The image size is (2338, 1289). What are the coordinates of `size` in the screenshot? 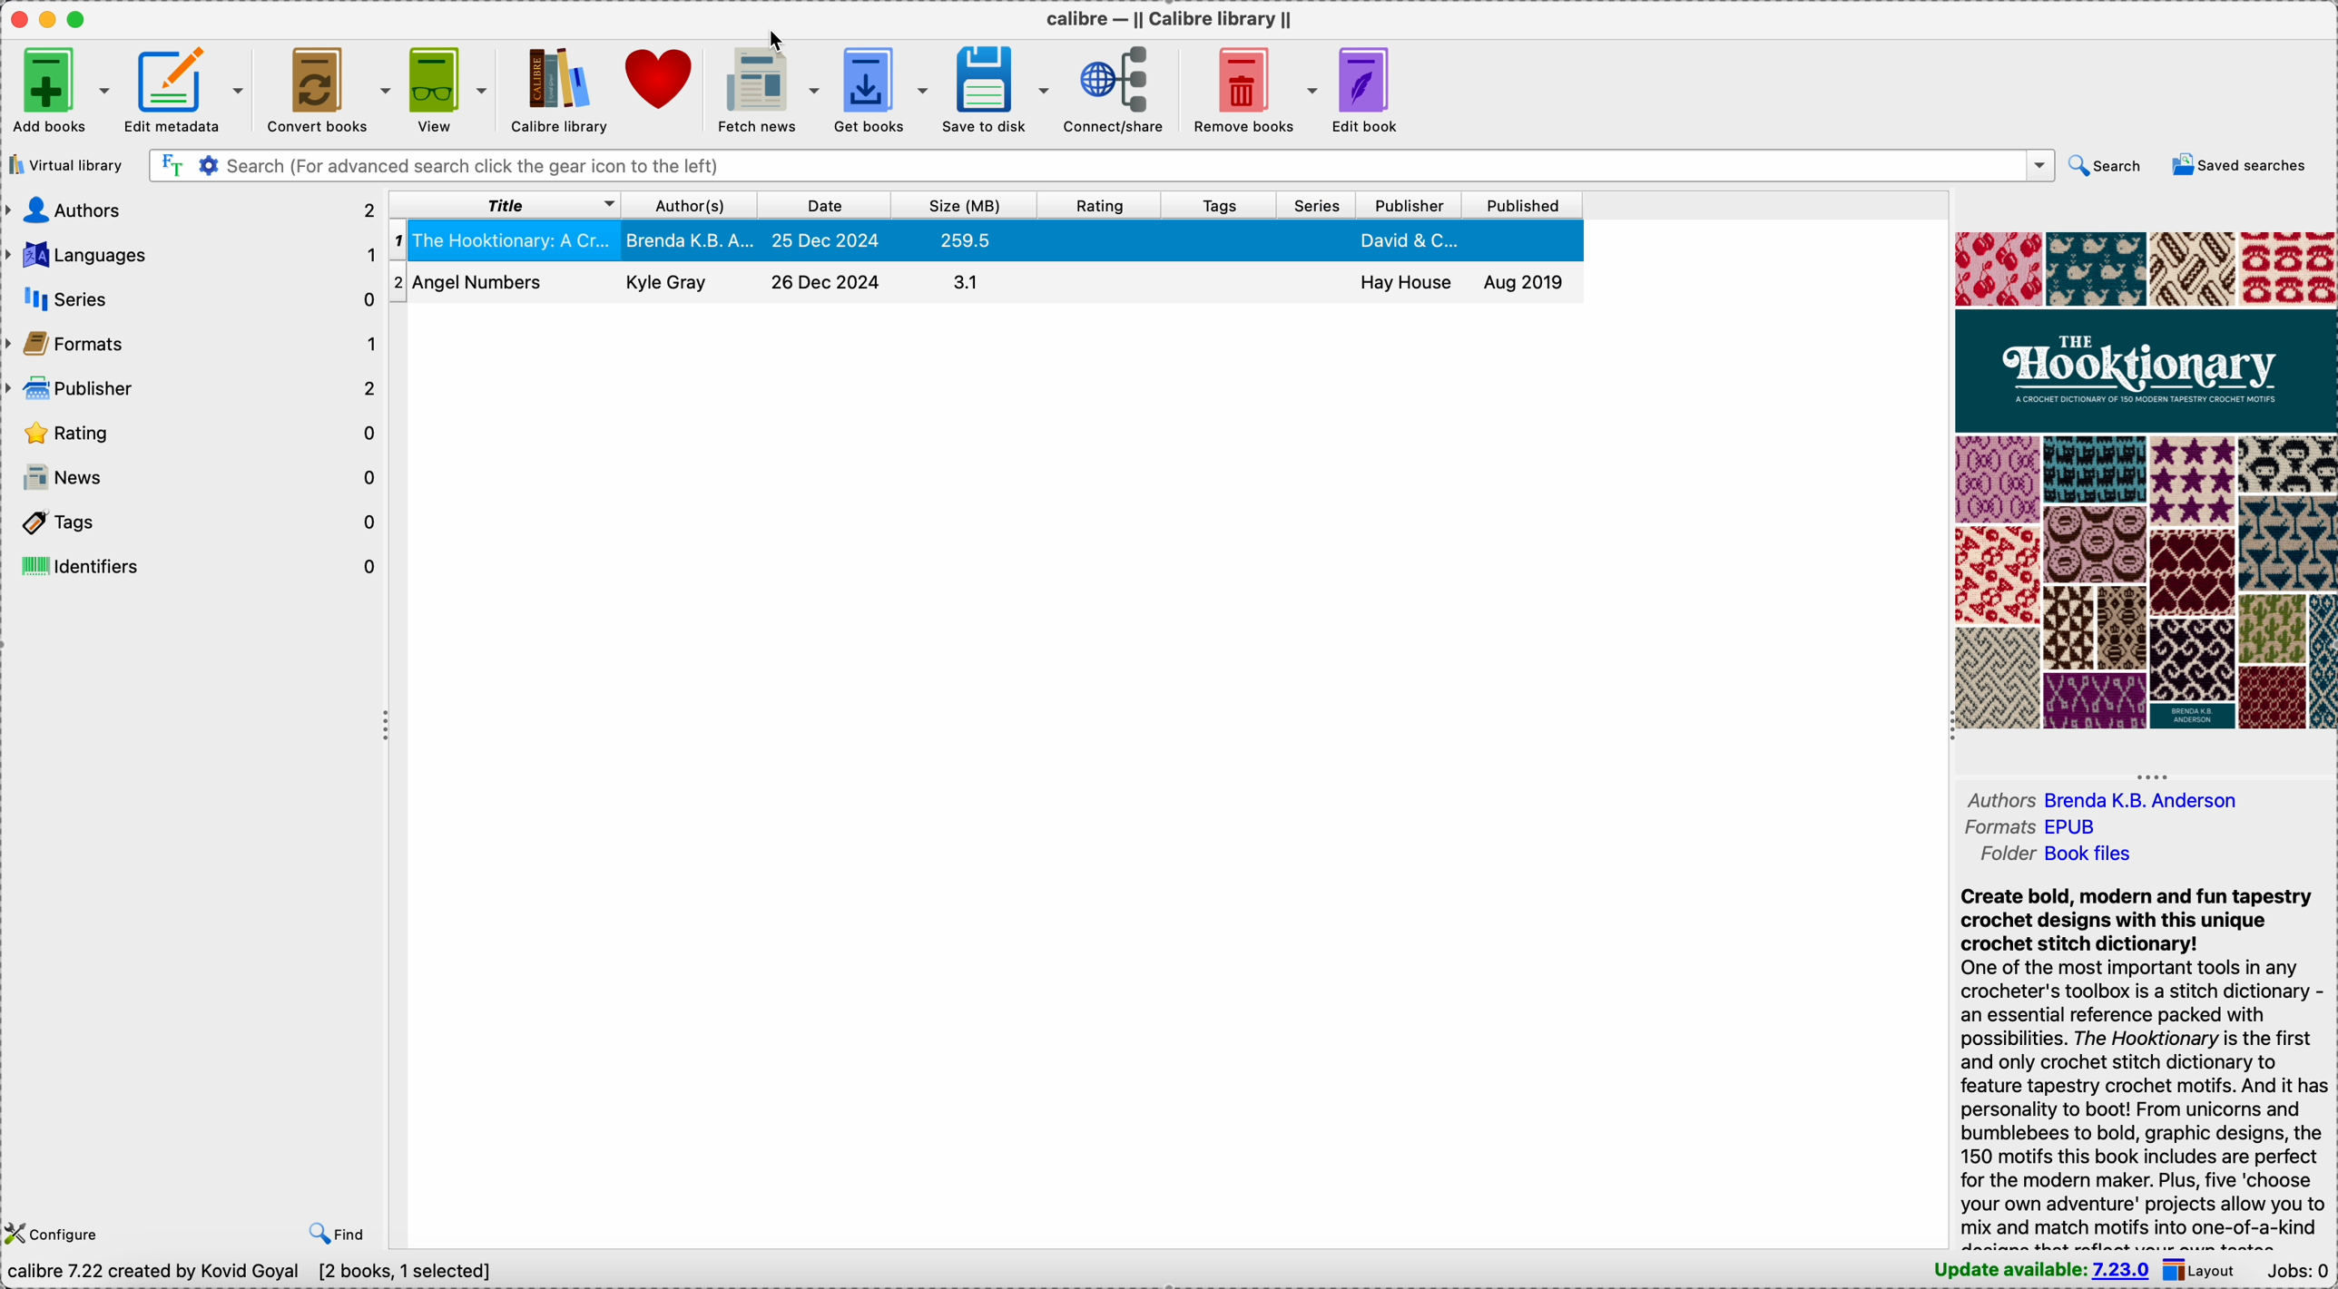 It's located at (963, 205).